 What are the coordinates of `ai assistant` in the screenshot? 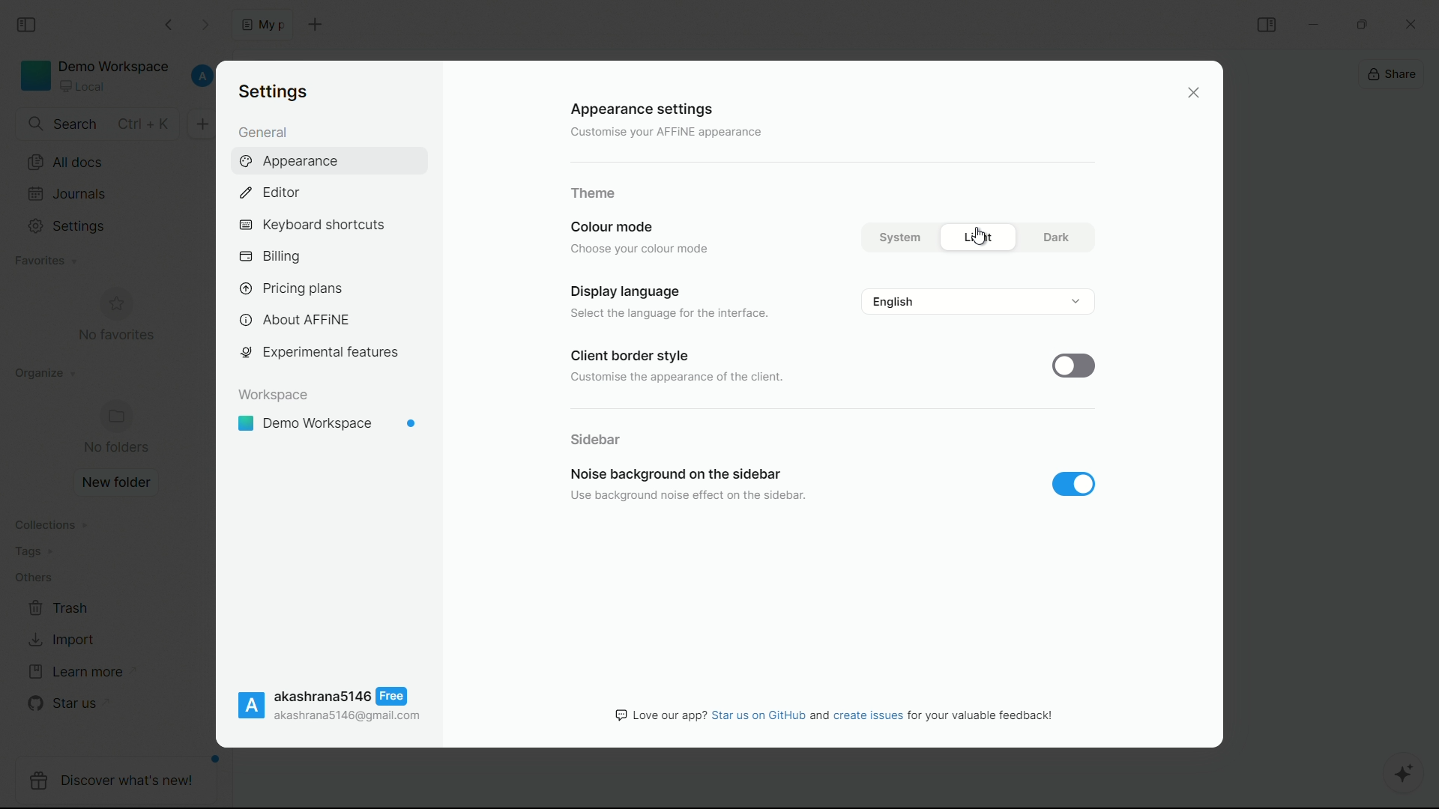 It's located at (1406, 775).